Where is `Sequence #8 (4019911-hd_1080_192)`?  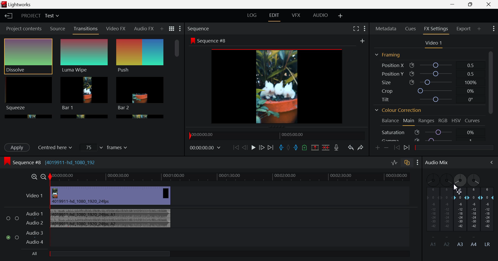 Sequence #8 (4019911-hd_1080_192) is located at coordinates (51, 162).